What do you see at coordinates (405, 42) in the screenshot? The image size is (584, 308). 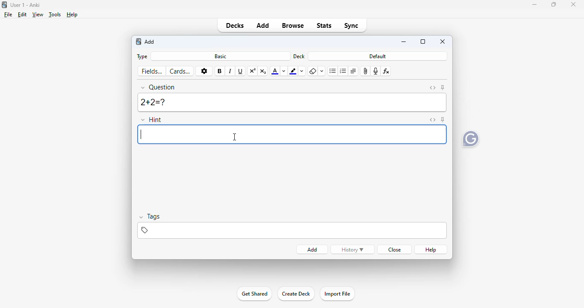 I see `minimize` at bounding box center [405, 42].